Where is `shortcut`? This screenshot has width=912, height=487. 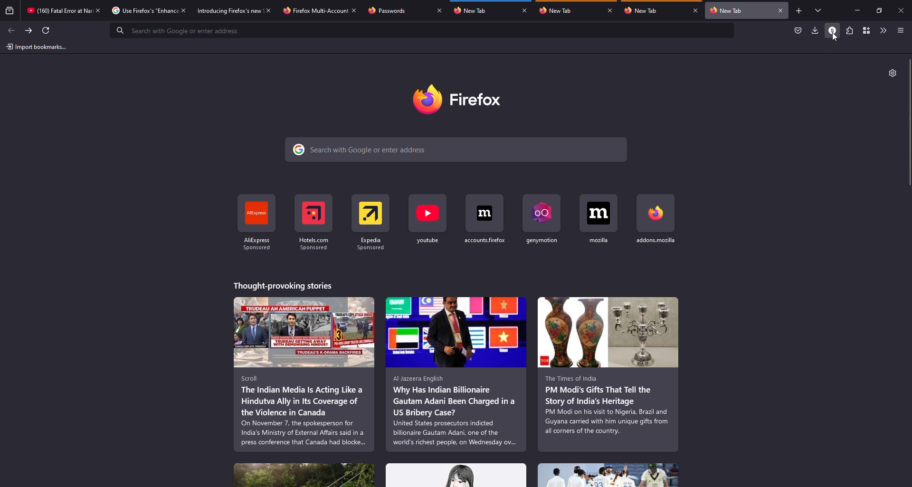
shortcut is located at coordinates (543, 219).